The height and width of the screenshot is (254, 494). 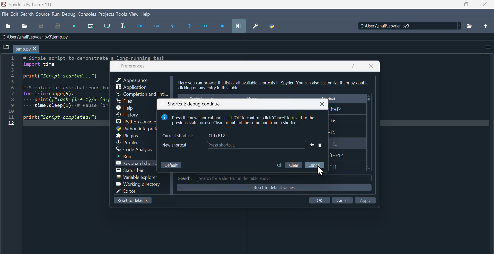 What do you see at coordinates (91, 27) in the screenshot?
I see `run current line` at bounding box center [91, 27].